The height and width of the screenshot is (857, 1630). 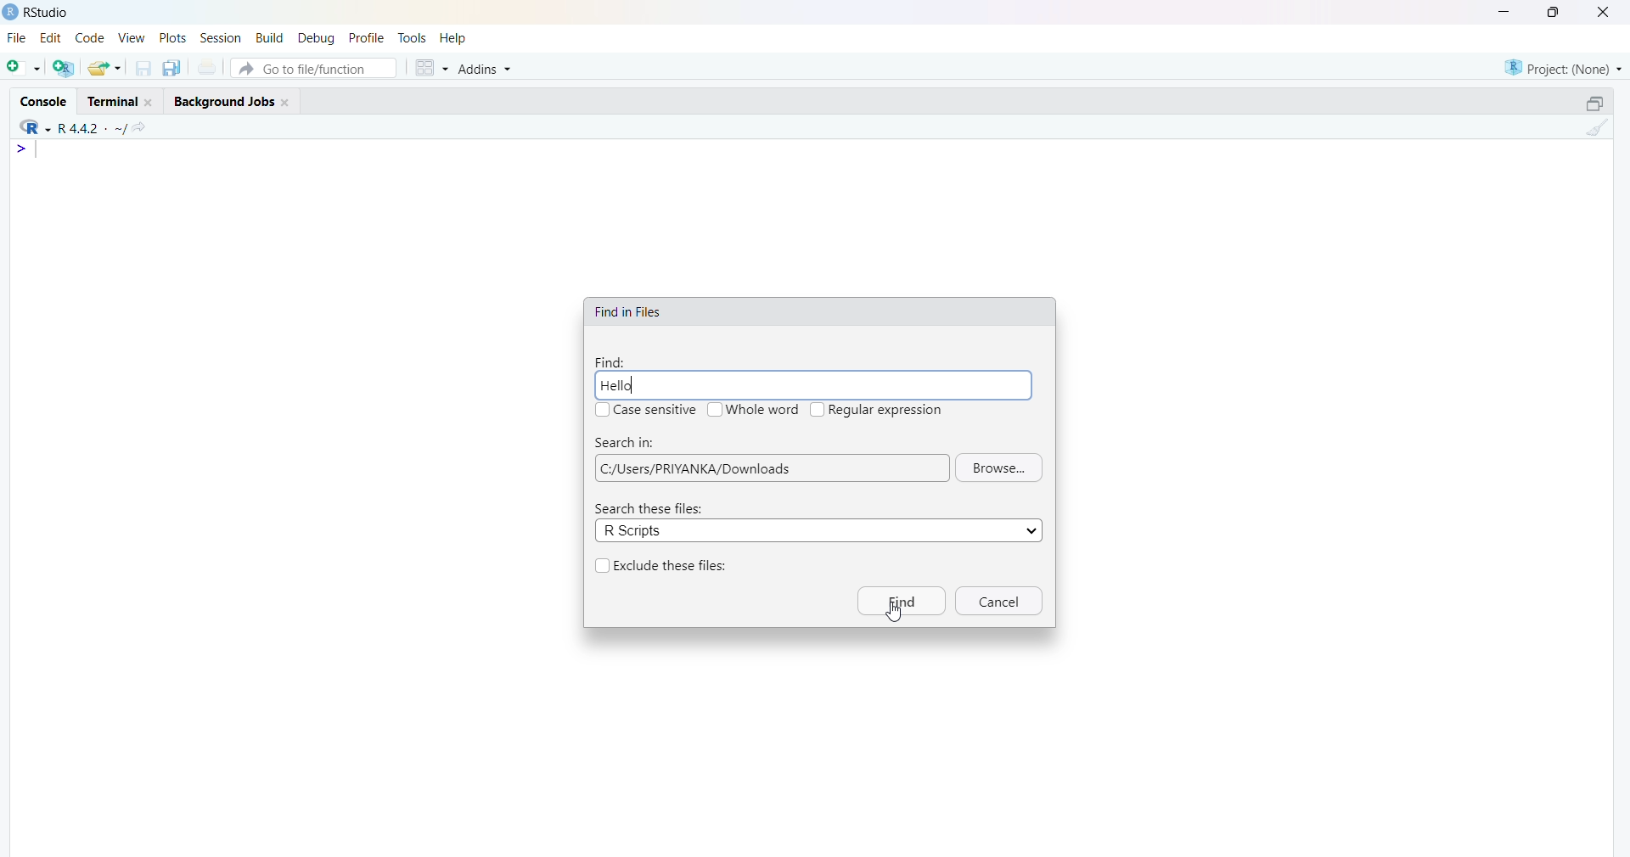 I want to click on open file, so click(x=25, y=67).